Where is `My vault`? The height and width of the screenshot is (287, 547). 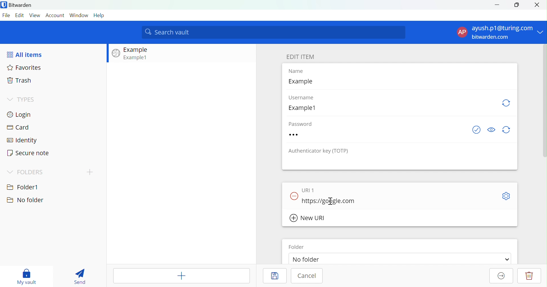 My vault is located at coordinates (27, 276).